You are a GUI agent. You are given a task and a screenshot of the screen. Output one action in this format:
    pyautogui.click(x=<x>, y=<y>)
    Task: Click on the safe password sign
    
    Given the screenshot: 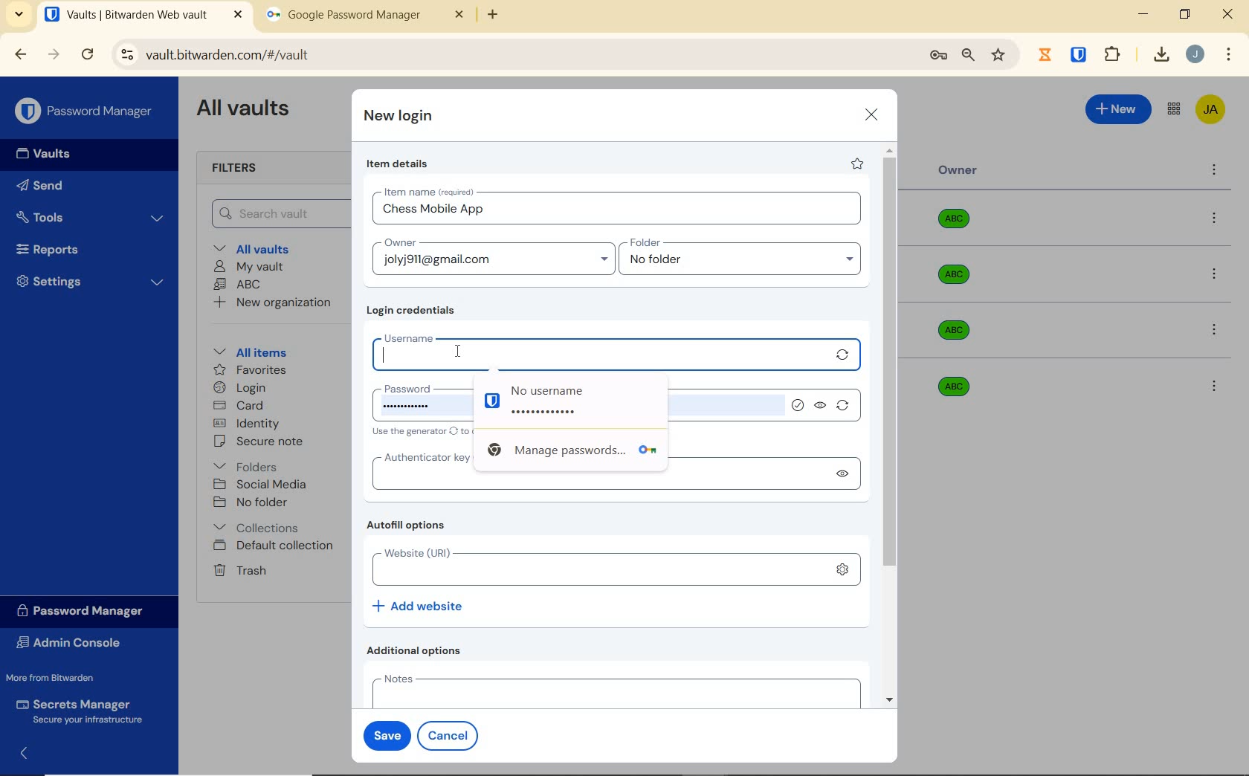 What is the action you would take?
    pyautogui.click(x=488, y=400)
    